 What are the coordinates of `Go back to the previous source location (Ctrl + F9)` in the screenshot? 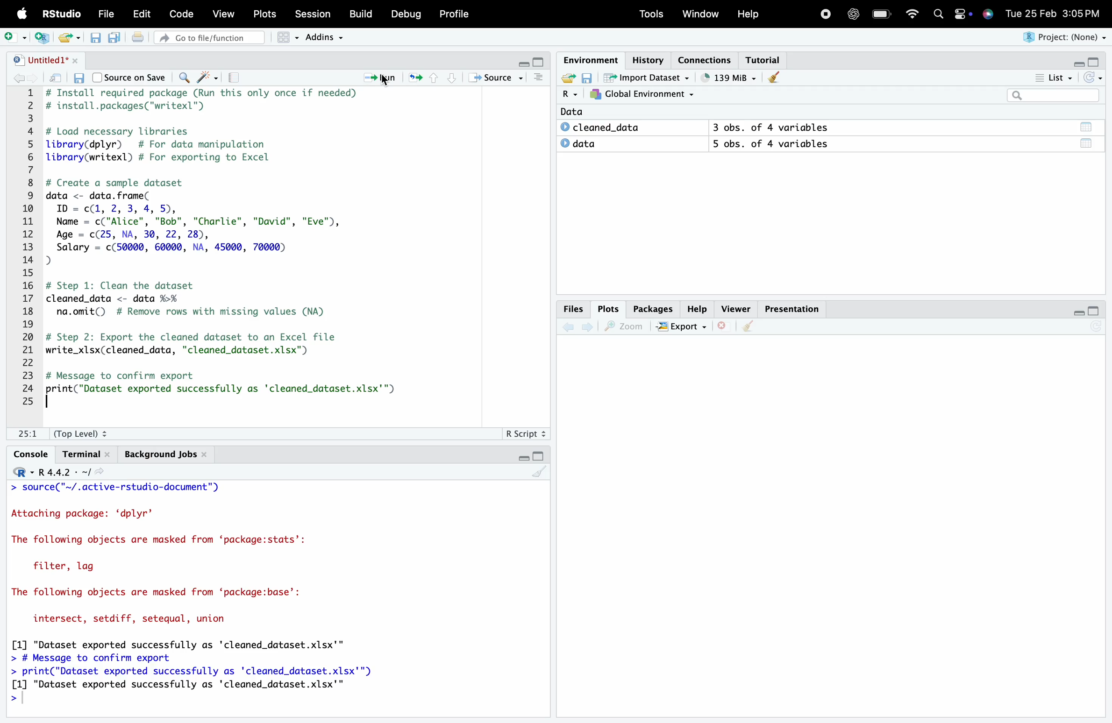 It's located at (17, 78).